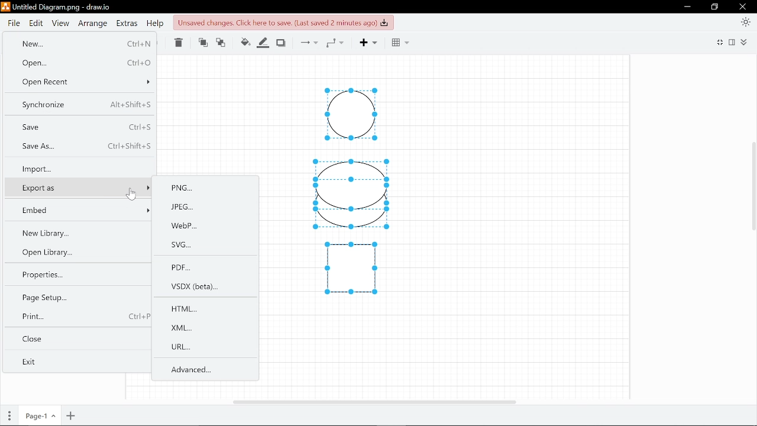 The height and width of the screenshot is (426, 757). What do you see at coordinates (203, 246) in the screenshot?
I see `SVG` at bounding box center [203, 246].